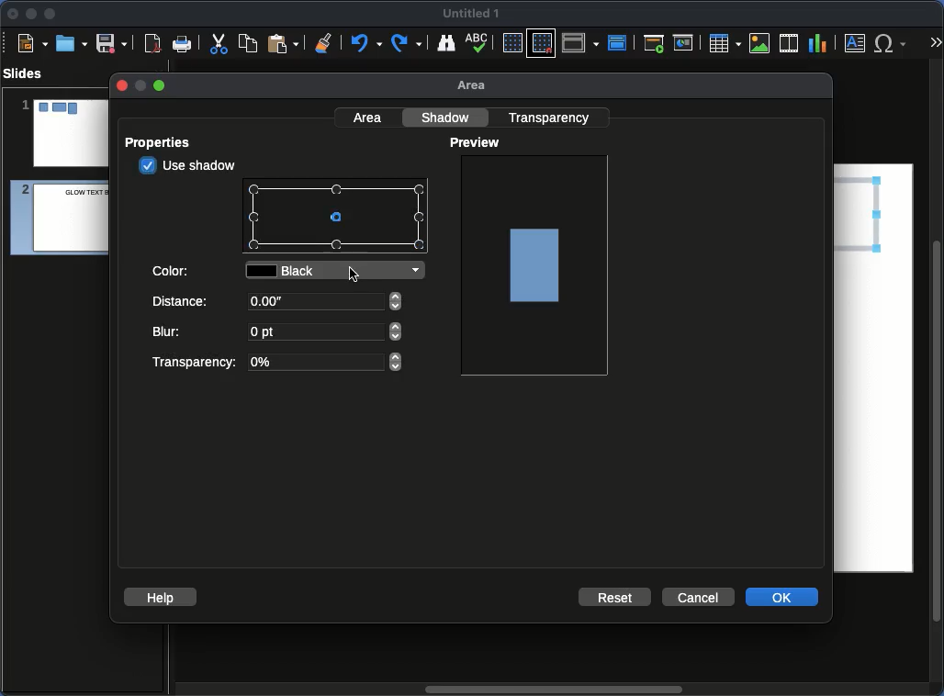 This screenshot has height=696, width=944. What do you see at coordinates (365, 43) in the screenshot?
I see `Undo` at bounding box center [365, 43].